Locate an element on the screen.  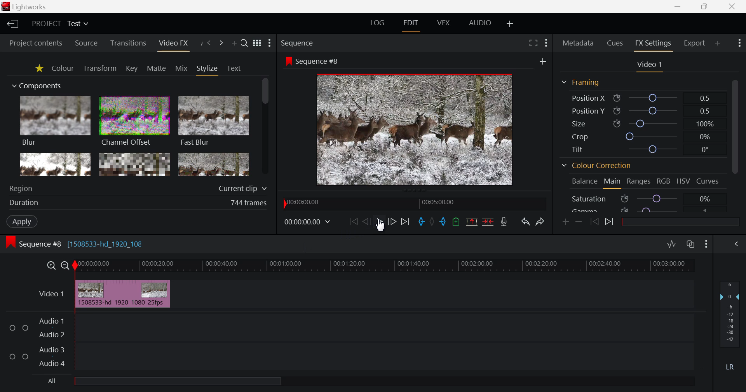
Show Settings is located at coordinates (739, 44).